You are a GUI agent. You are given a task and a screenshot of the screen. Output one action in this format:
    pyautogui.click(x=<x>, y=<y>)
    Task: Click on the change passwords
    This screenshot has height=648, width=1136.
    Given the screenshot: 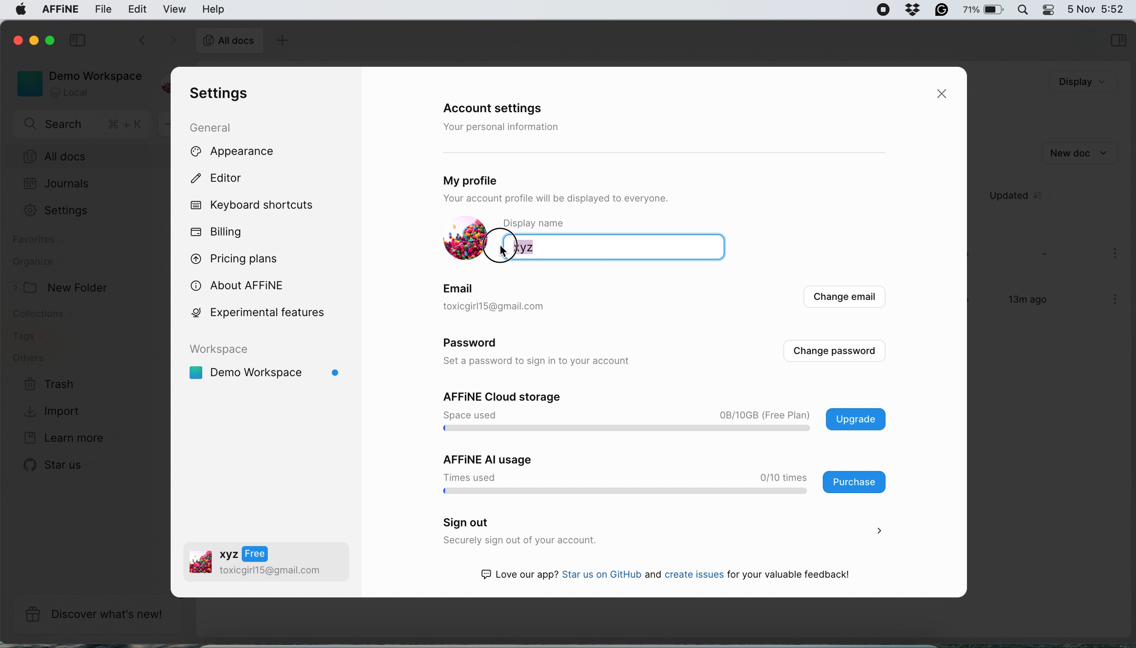 What is the action you would take?
    pyautogui.click(x=834, y=351)
    